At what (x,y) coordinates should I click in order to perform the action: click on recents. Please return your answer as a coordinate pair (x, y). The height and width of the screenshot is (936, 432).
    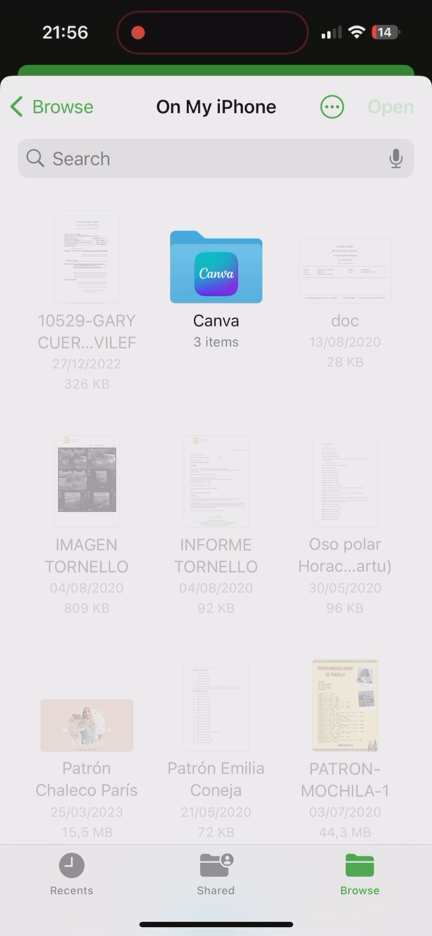
    Looking at the image, I should click on (72, 877).